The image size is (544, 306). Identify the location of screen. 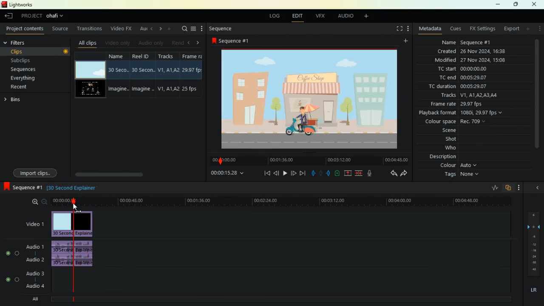
(398, 29).